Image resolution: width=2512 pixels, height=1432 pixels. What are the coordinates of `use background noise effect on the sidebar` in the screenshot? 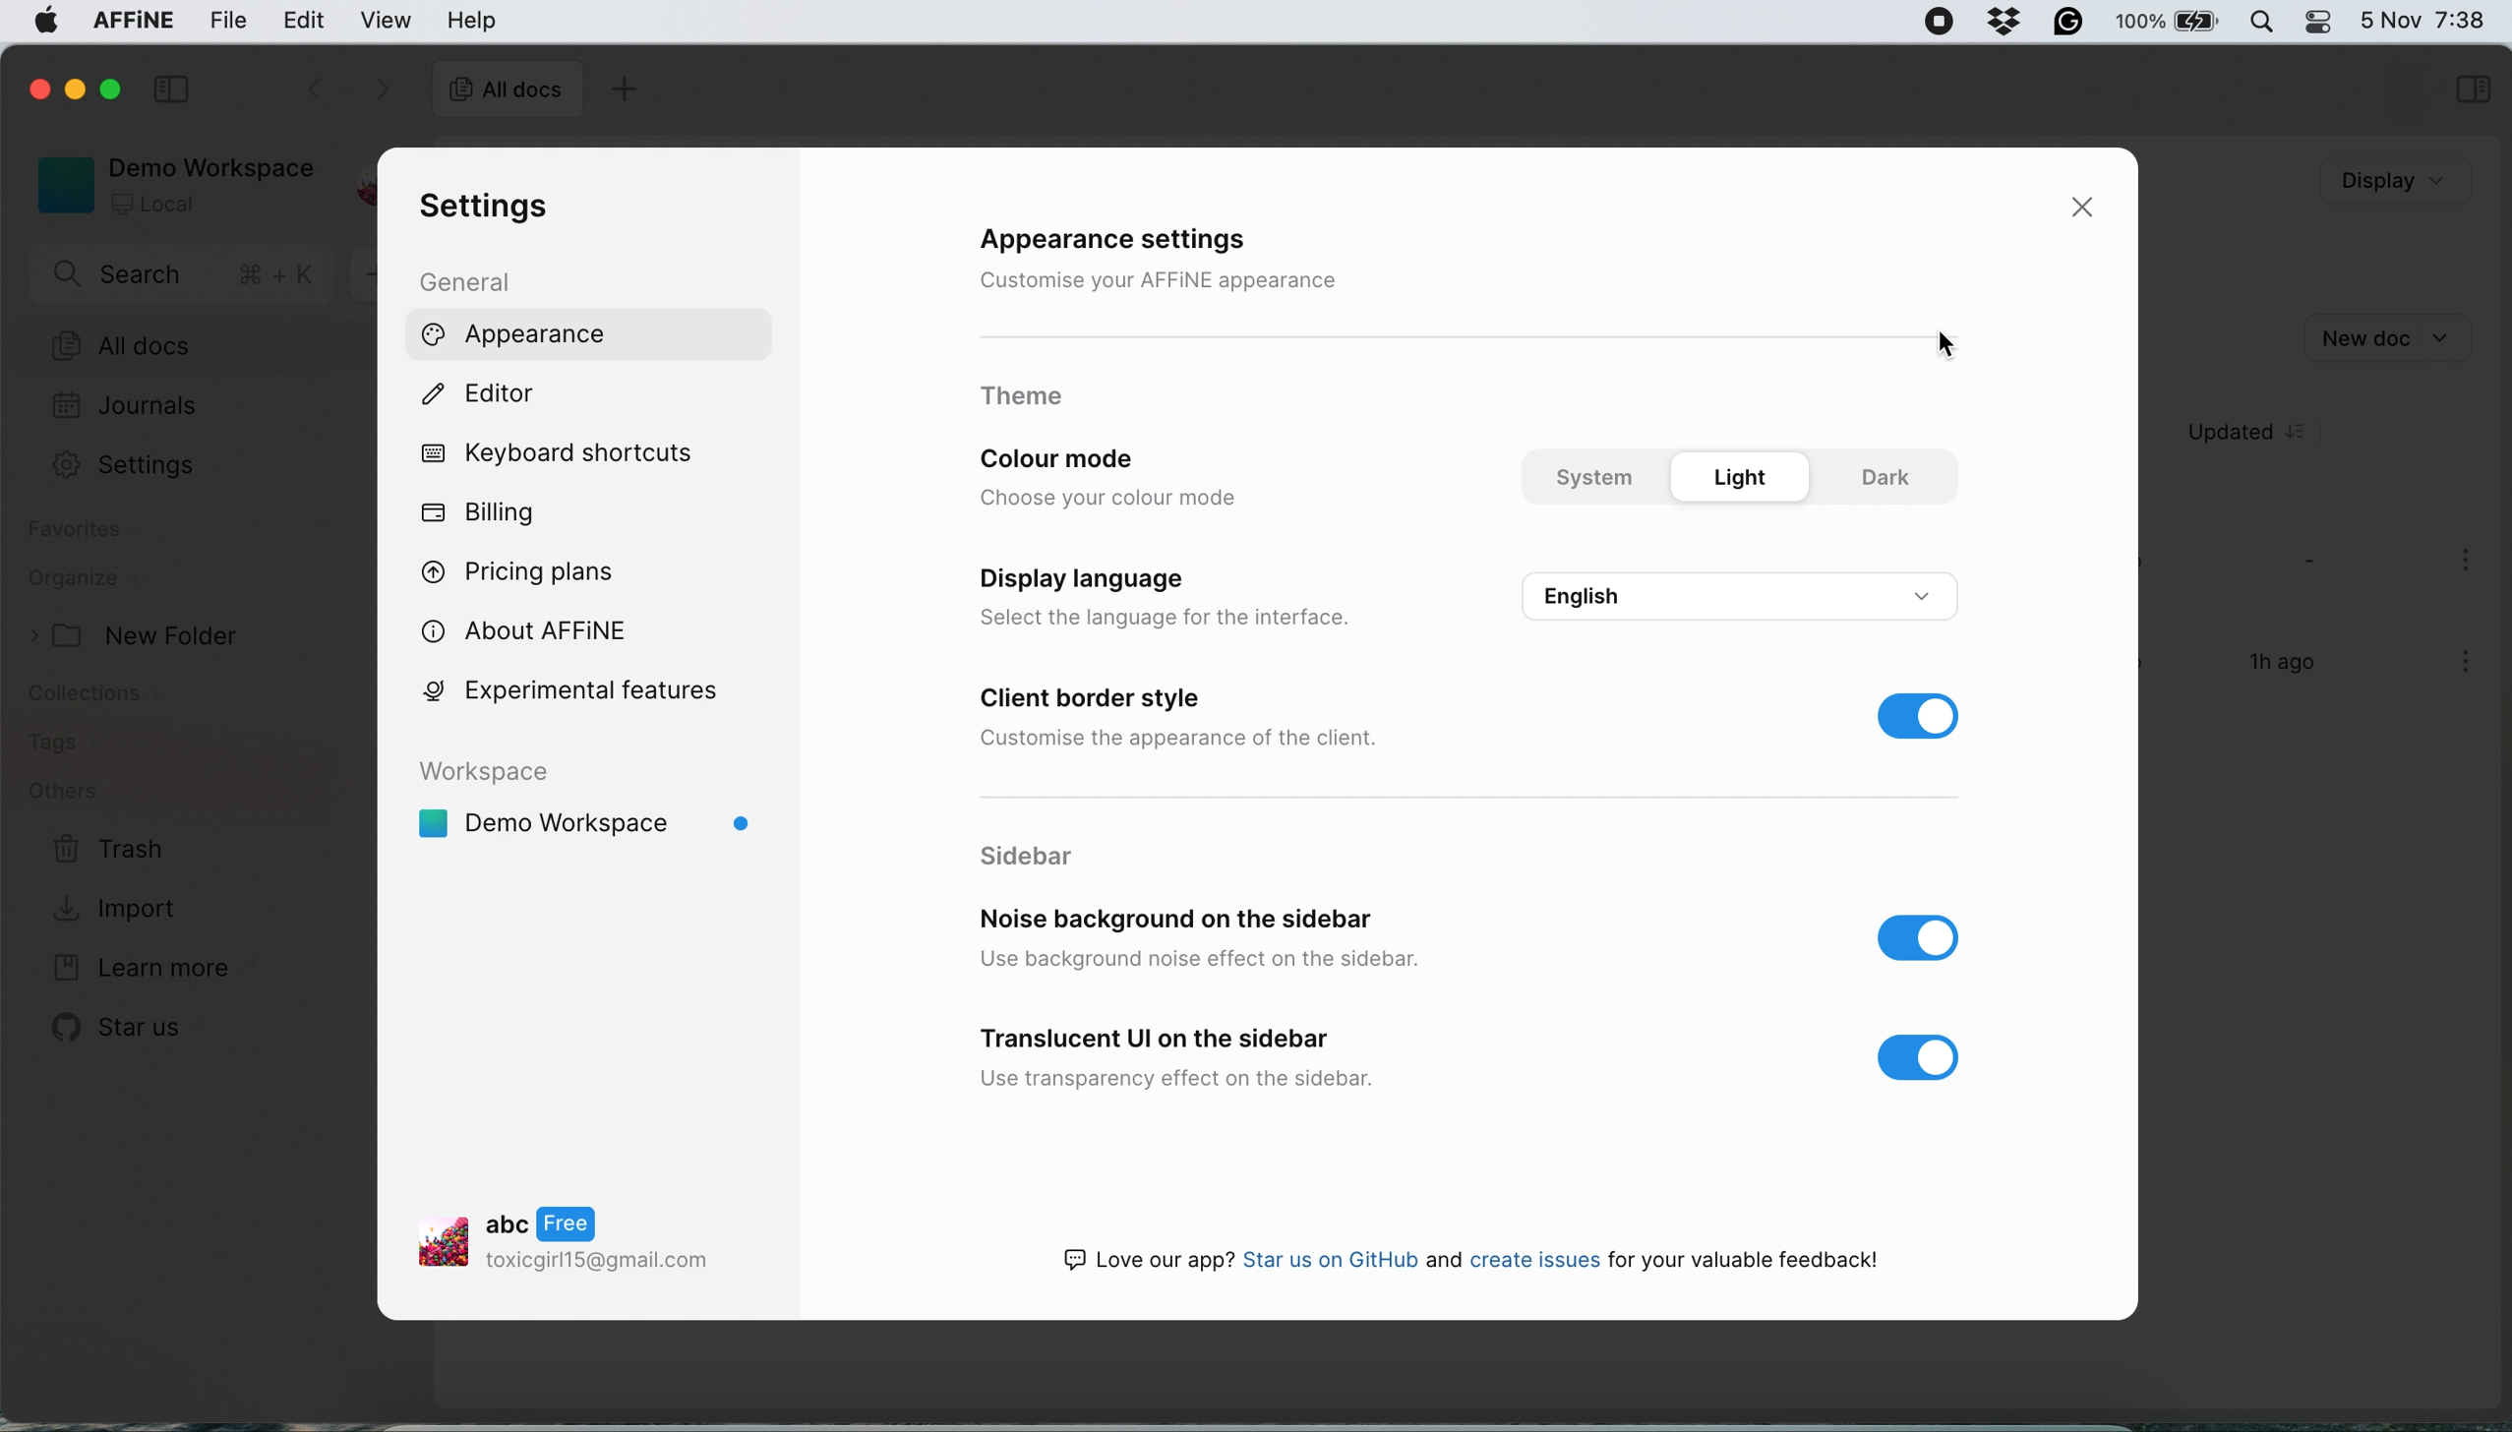 It's located at (1198, 960).